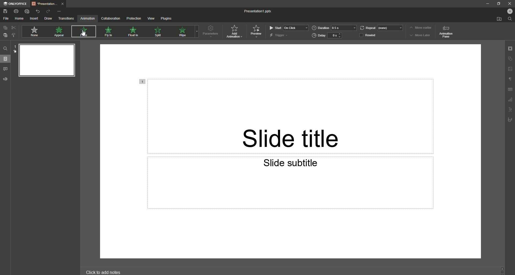 The height and width of the screenshot is (275, 515). I want to click on Find, so click(510, 19).